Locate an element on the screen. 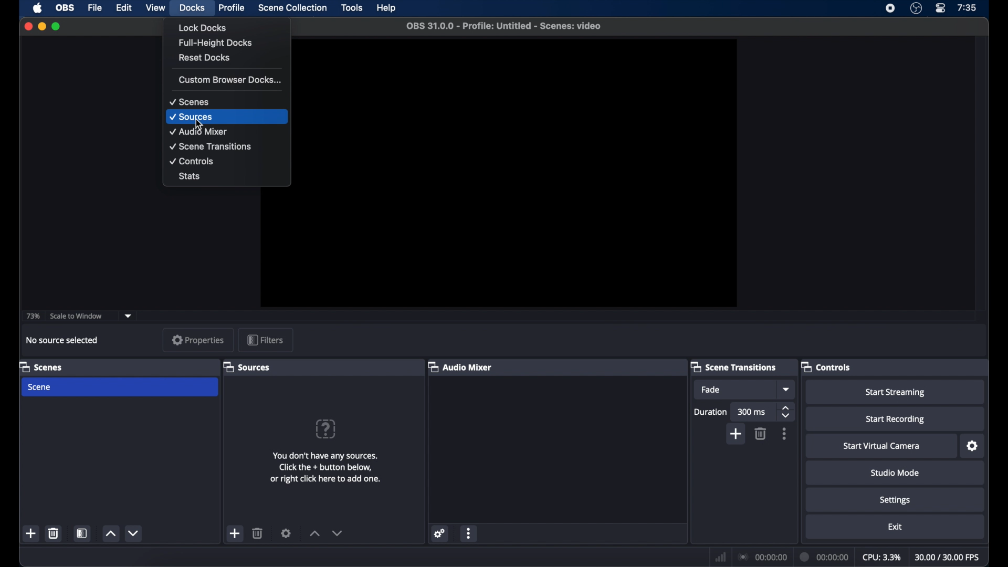 The image size is (1008, 567). docks is located at coordinates (192, 8).